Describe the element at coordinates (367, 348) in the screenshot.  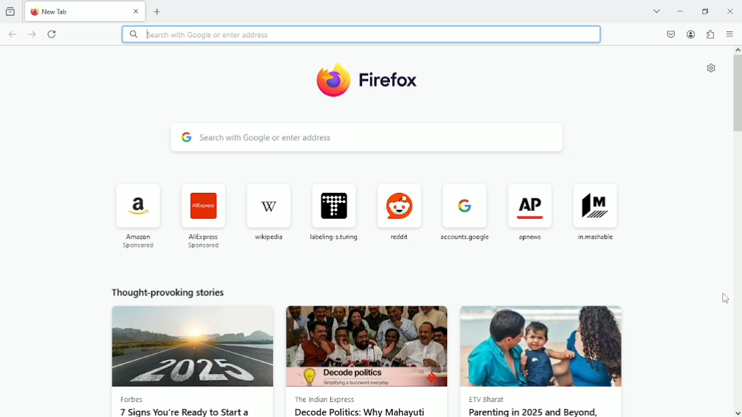
I see `the indian express image` at that location.